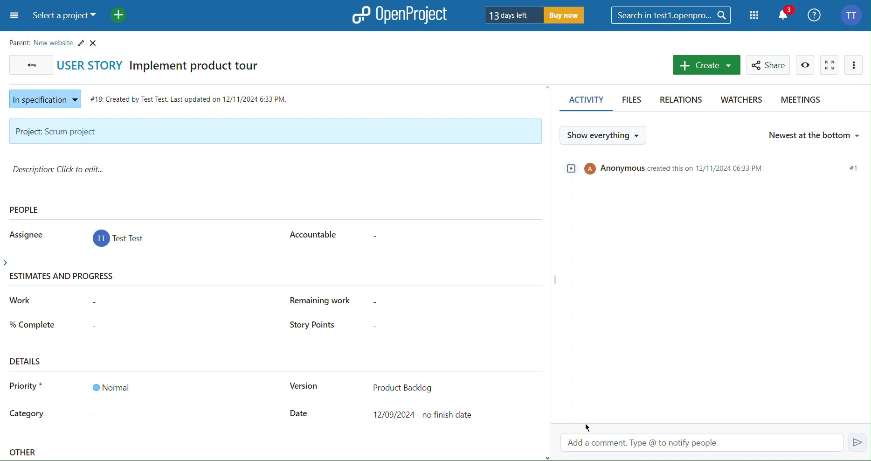 The width and height of the screenshot is (871, 461). I want to click on 12/09/2024, so click(425, 415).